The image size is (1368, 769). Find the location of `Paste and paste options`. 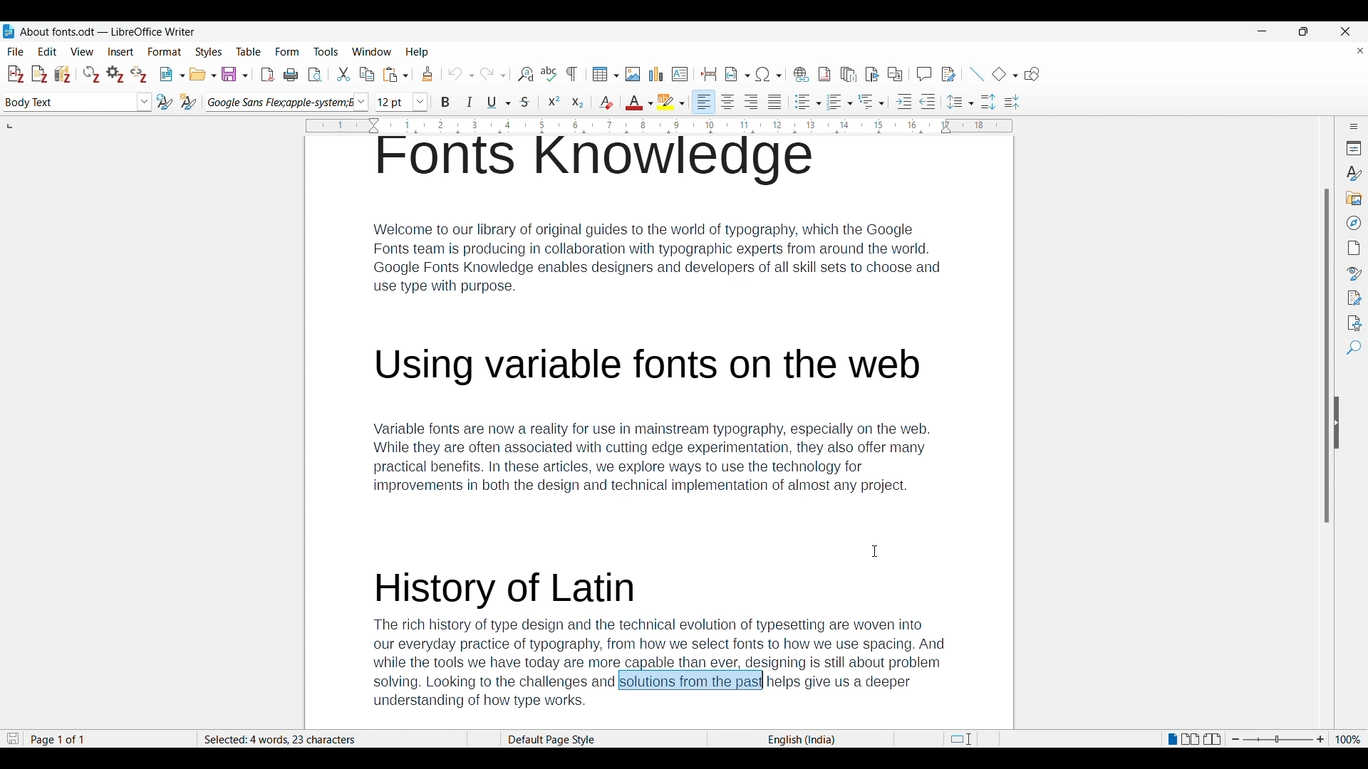

Paste and paste options is located at coordinates (396, 75).